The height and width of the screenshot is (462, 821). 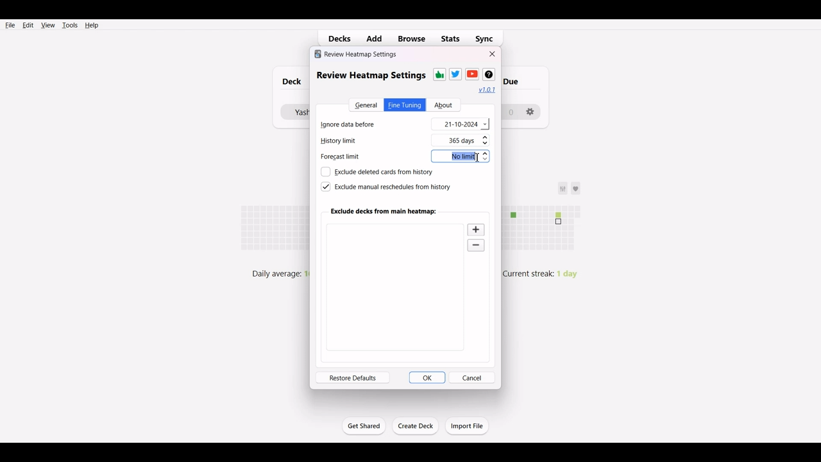 What do you see at coordinates (518, 80) in the screenshot?
I see `due` at bounding box center [518, 80].